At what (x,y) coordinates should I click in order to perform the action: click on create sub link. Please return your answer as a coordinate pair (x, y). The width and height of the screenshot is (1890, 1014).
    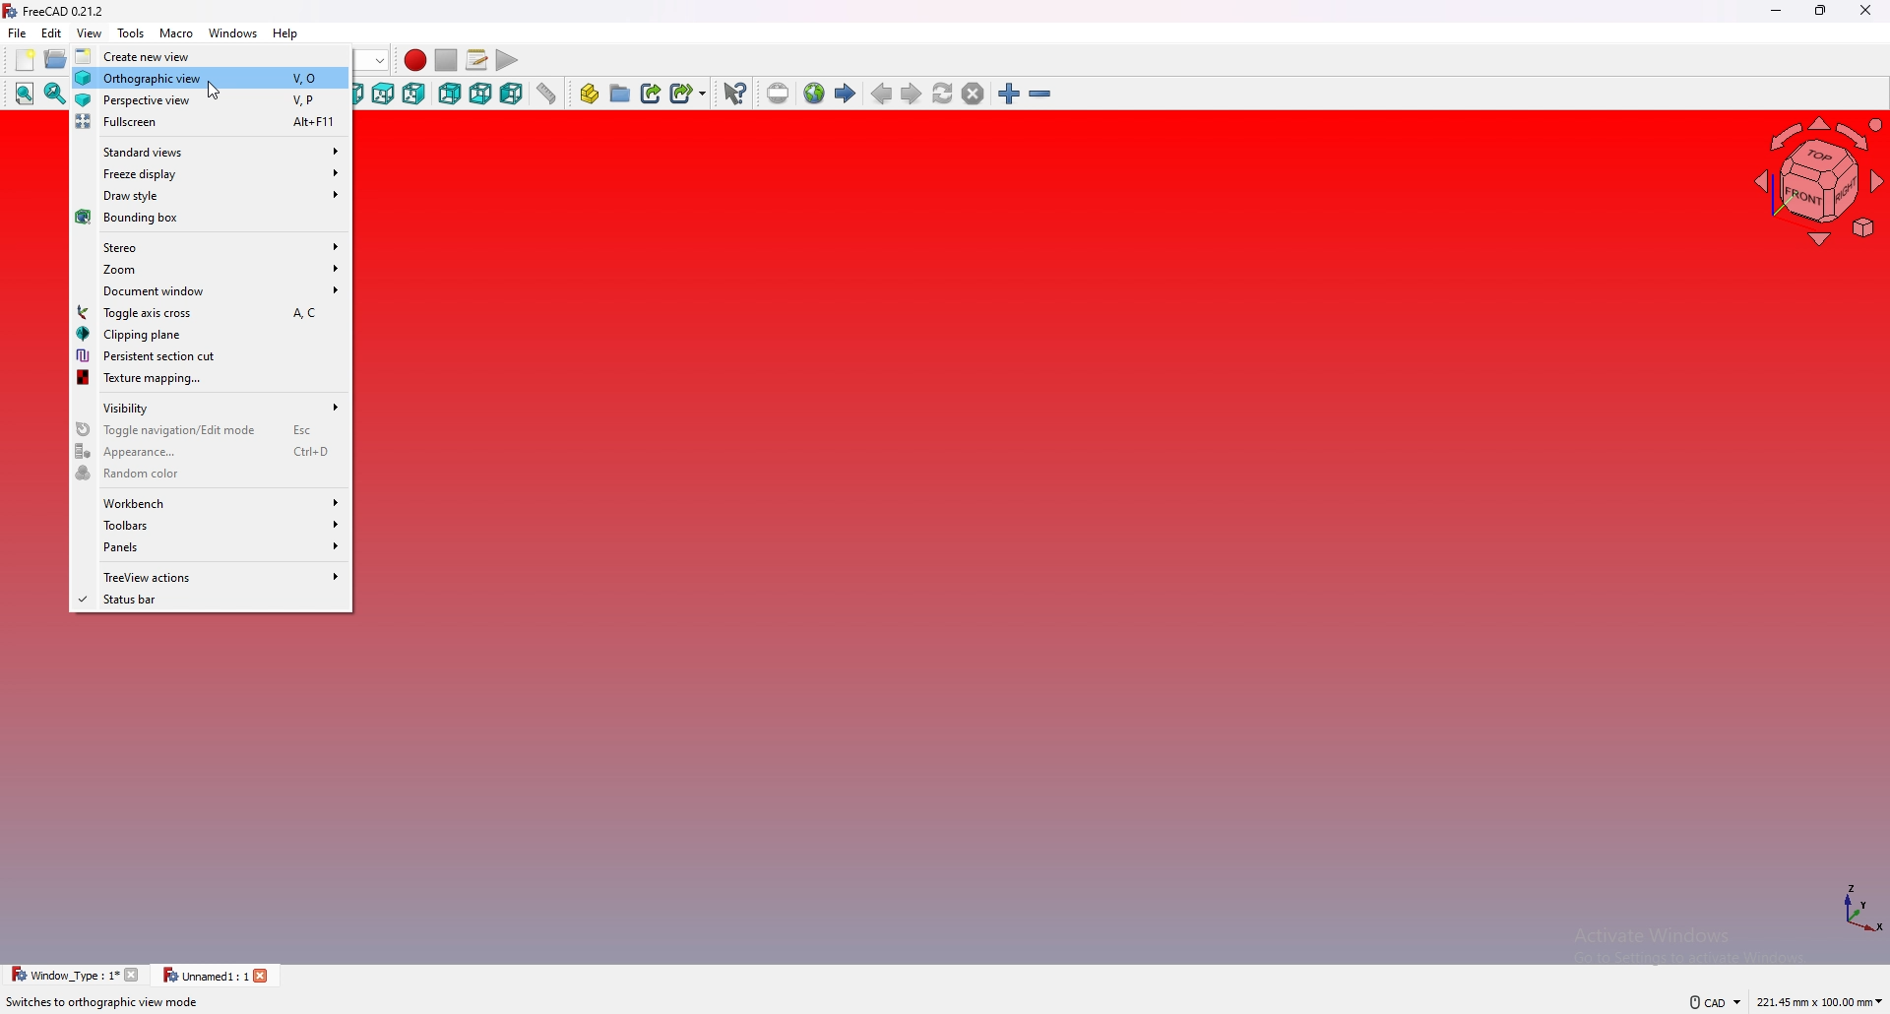
    Looking at the image, I should click on (689, 93).